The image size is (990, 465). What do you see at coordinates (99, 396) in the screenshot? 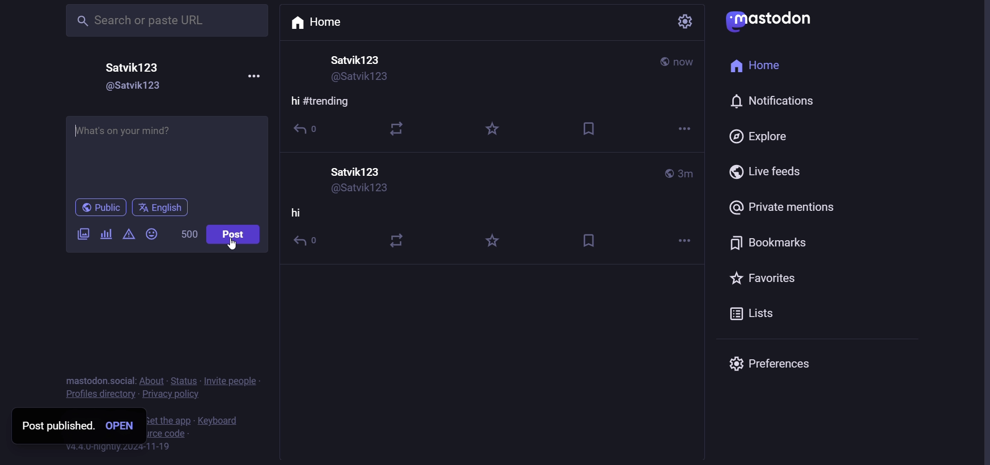
I see `profiles` at bounding box center [99, 396].